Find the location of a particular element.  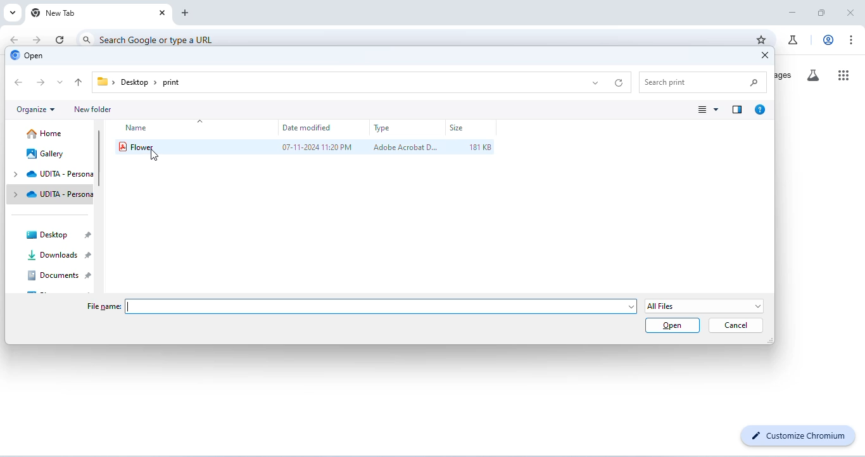

google apps is located at coordinates (843, 75).